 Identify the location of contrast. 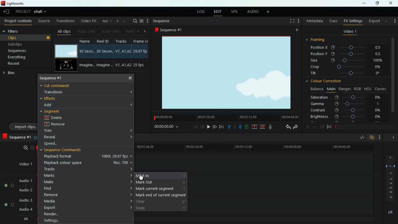
(345, 110).